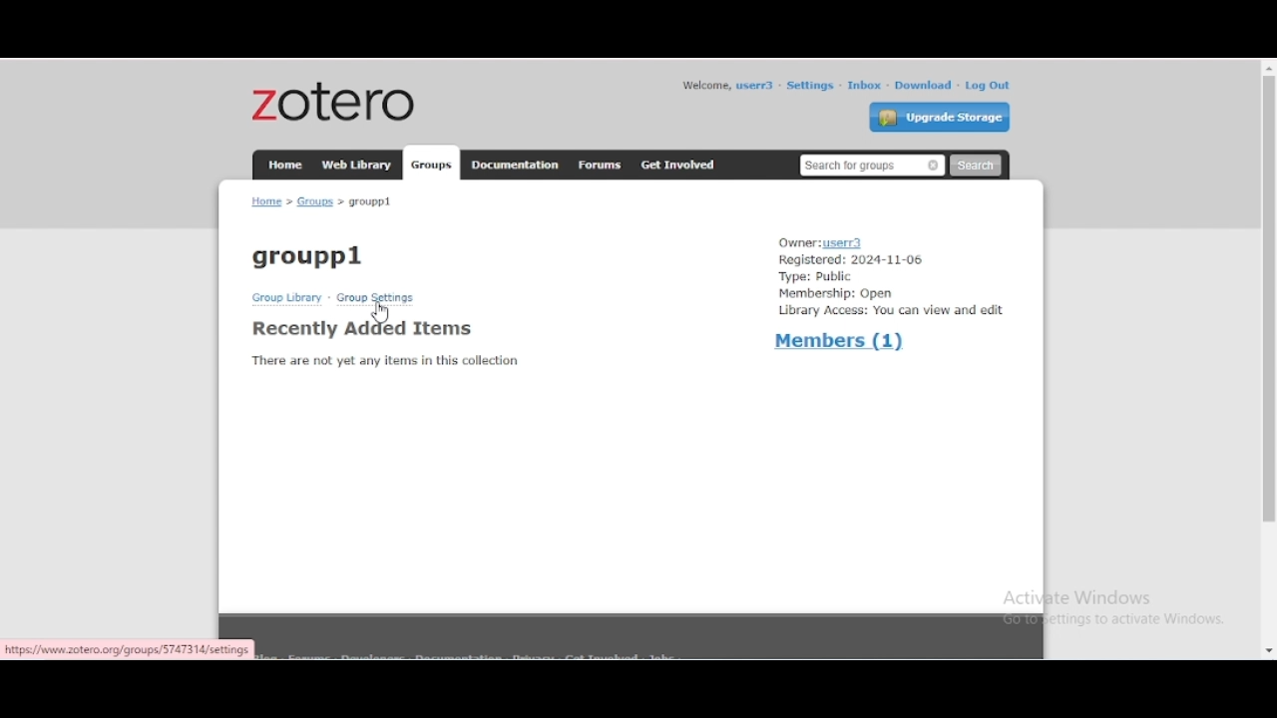 This screenshot has width=1277, height=718. What do you see at coordinates (334, 101) in the screenshot?
I see `zotero` at bounding box center [334, 101].